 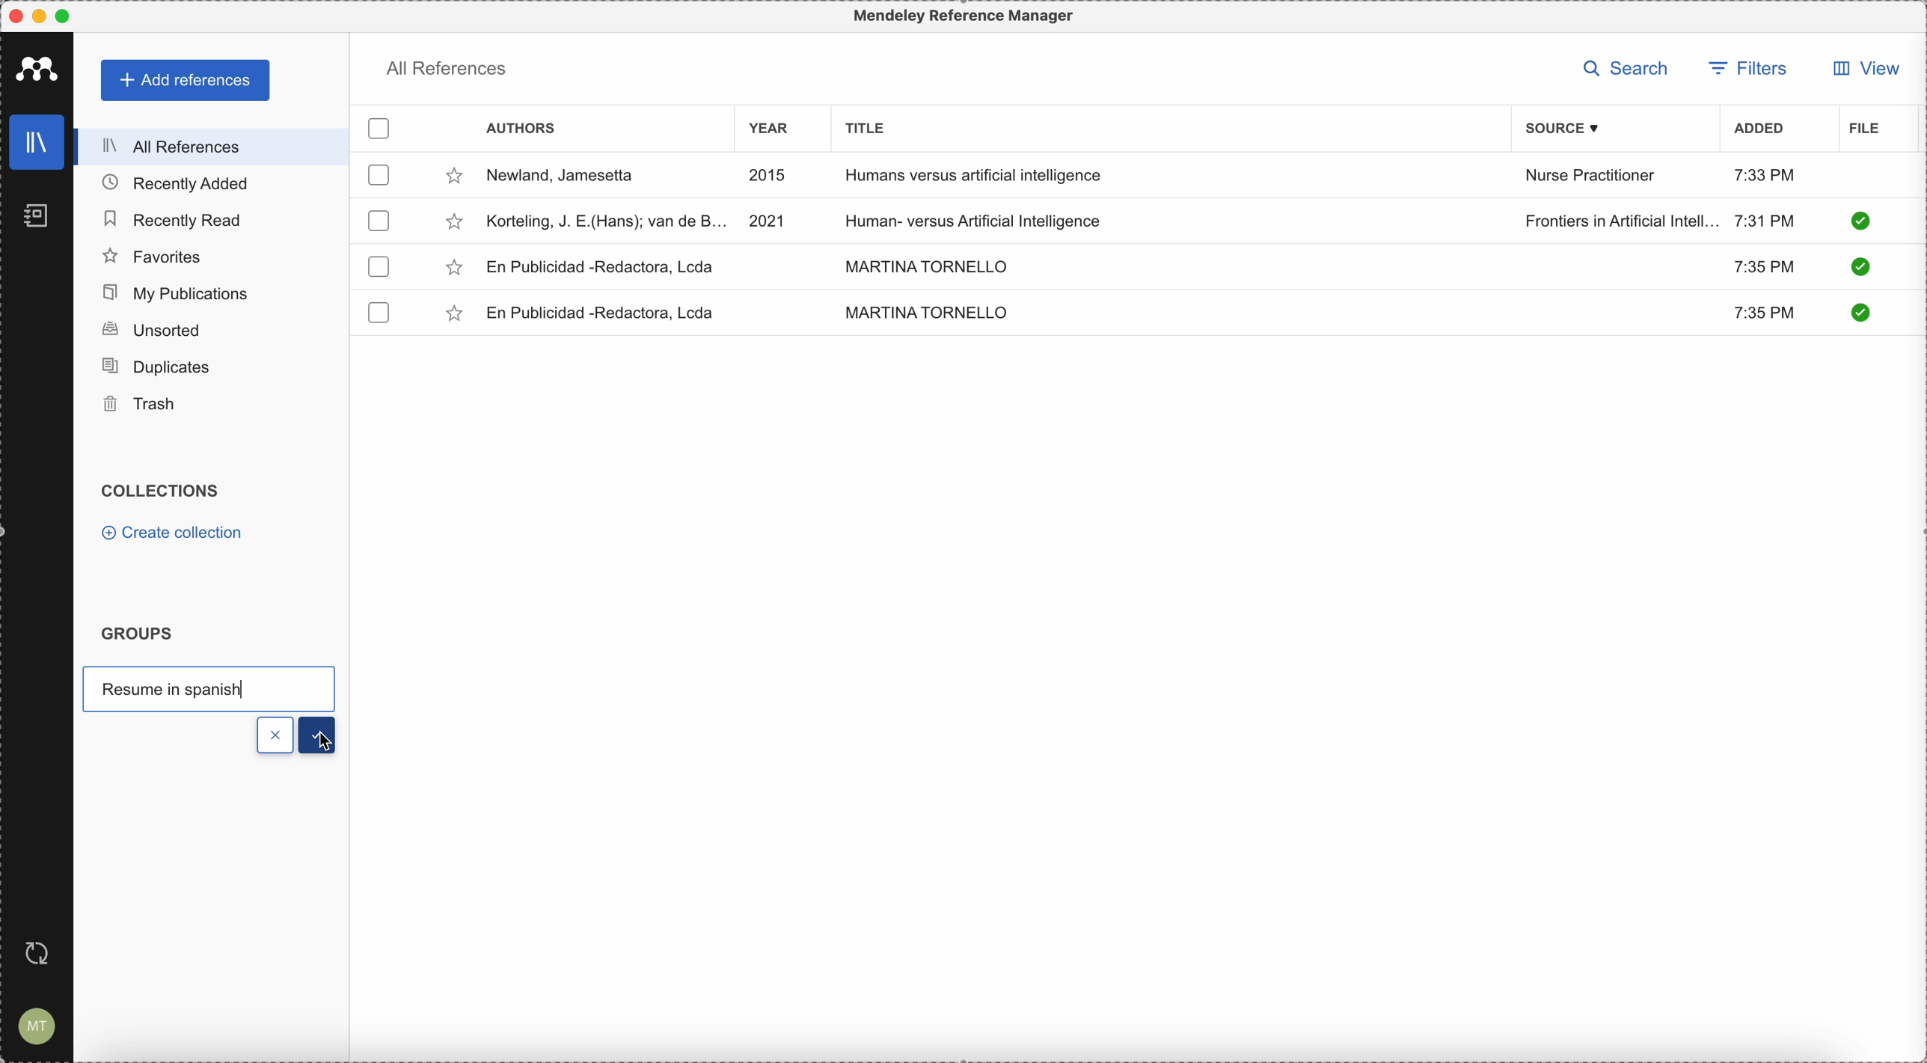 I want to click on my publications, so click(x=177, y=293).